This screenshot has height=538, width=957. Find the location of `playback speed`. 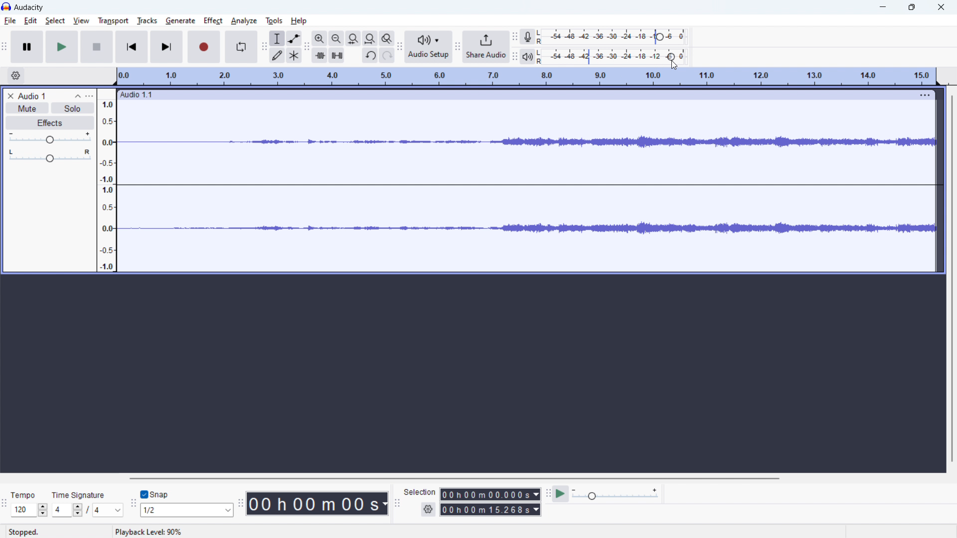

playback speed is located at coordinates (615, 494).